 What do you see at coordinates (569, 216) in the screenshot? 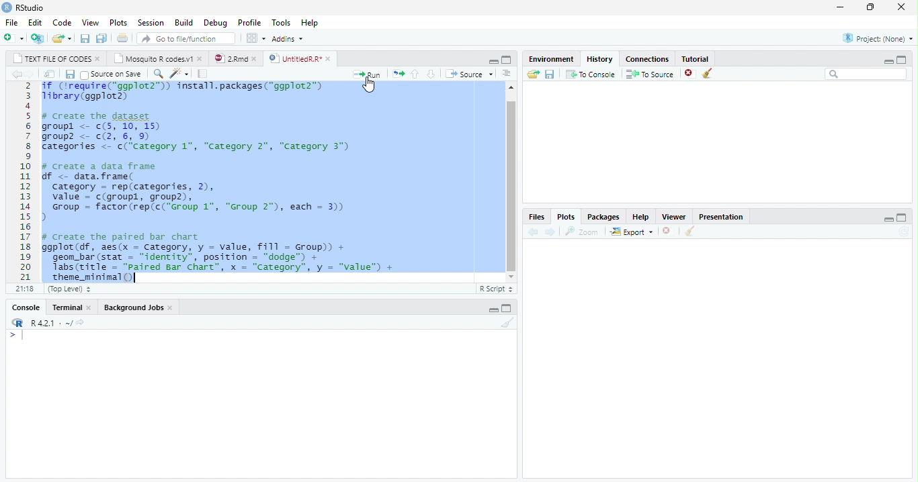
I see `plots` at bounding box center [569, 216].